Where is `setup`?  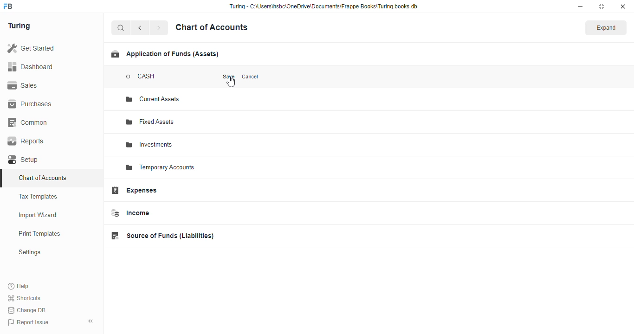
setup is located at coordinates (24, 160).